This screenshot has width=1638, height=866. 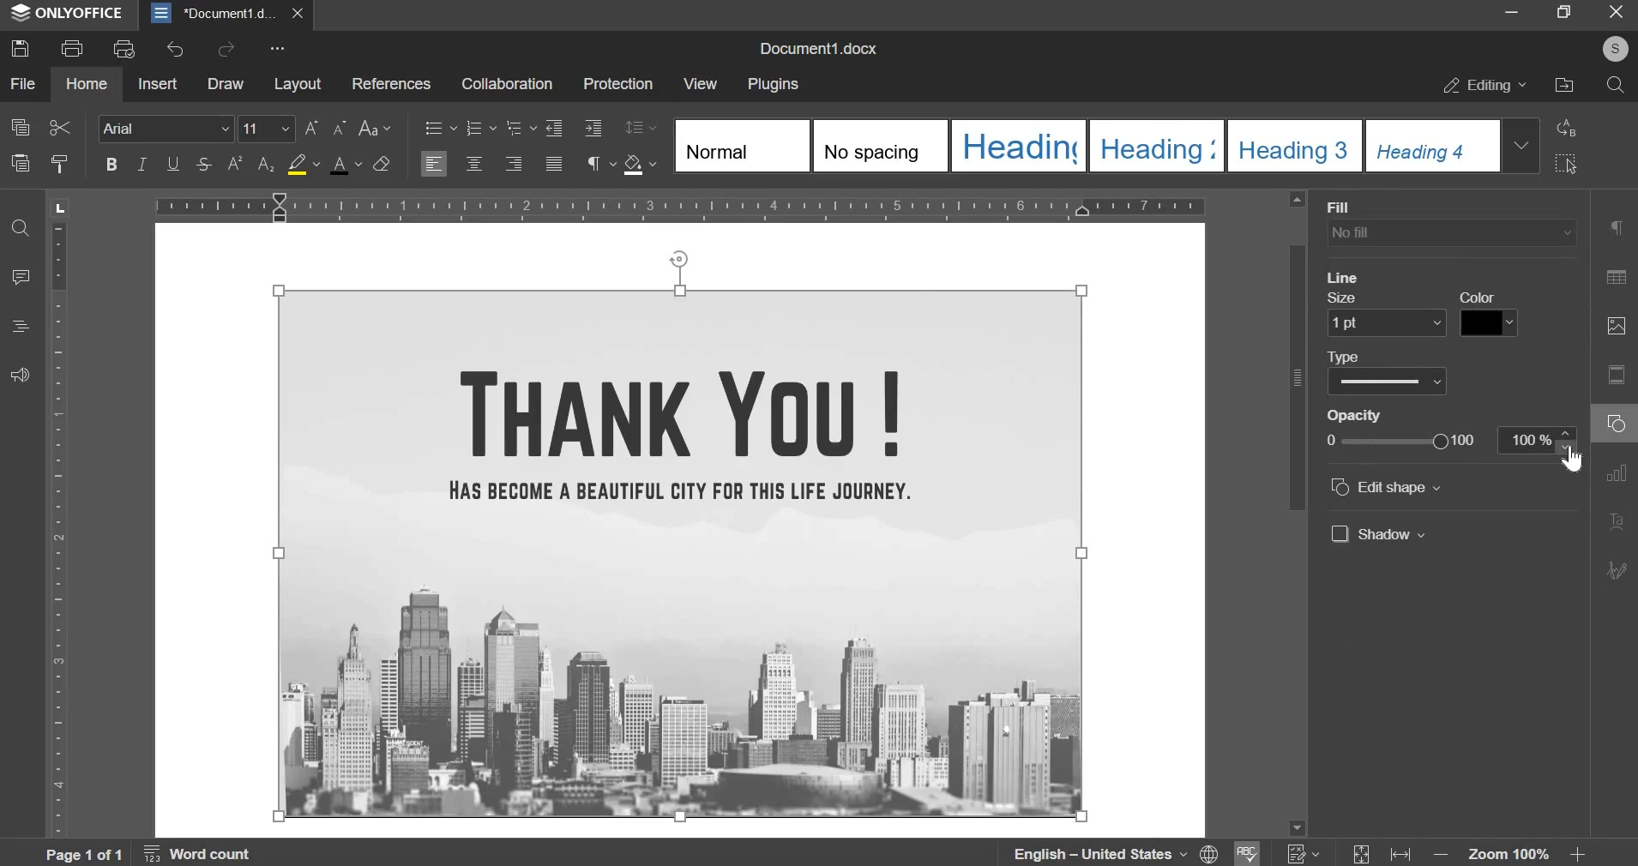 I want to click on justified, so click(x=554, y=163).